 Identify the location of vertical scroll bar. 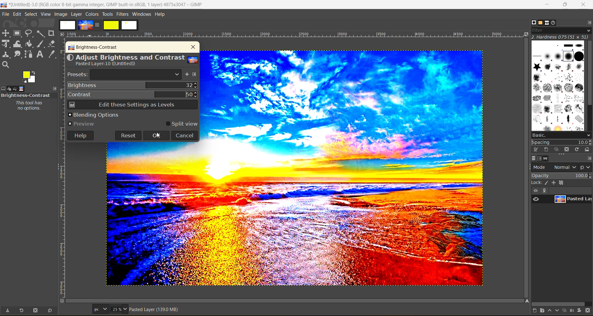
(589, 75).